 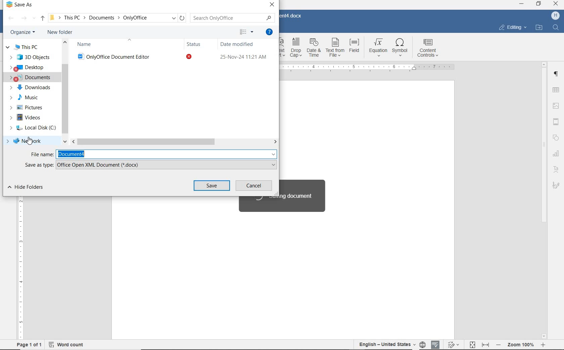 What do you see at coordinates (456, 344) in the screenshot?
I see `Track changes` at bounding box center [456, 344].